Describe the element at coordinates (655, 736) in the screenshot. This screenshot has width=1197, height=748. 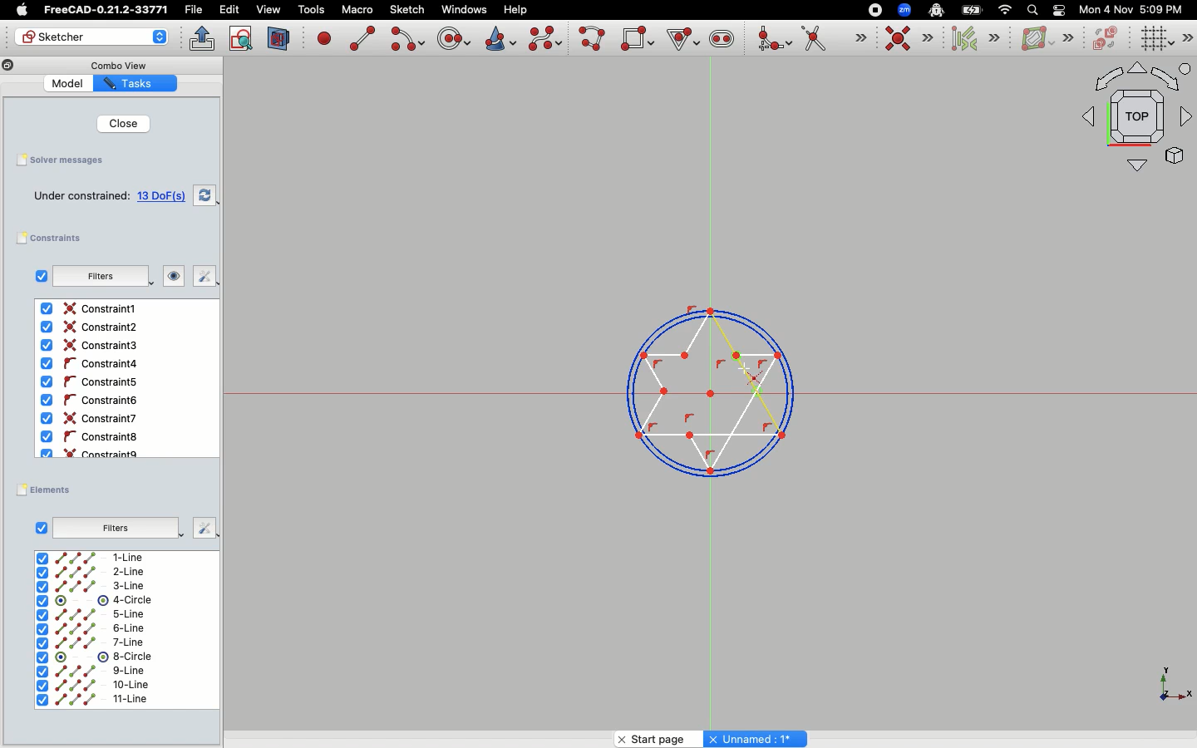
I see `Start page` at that location.